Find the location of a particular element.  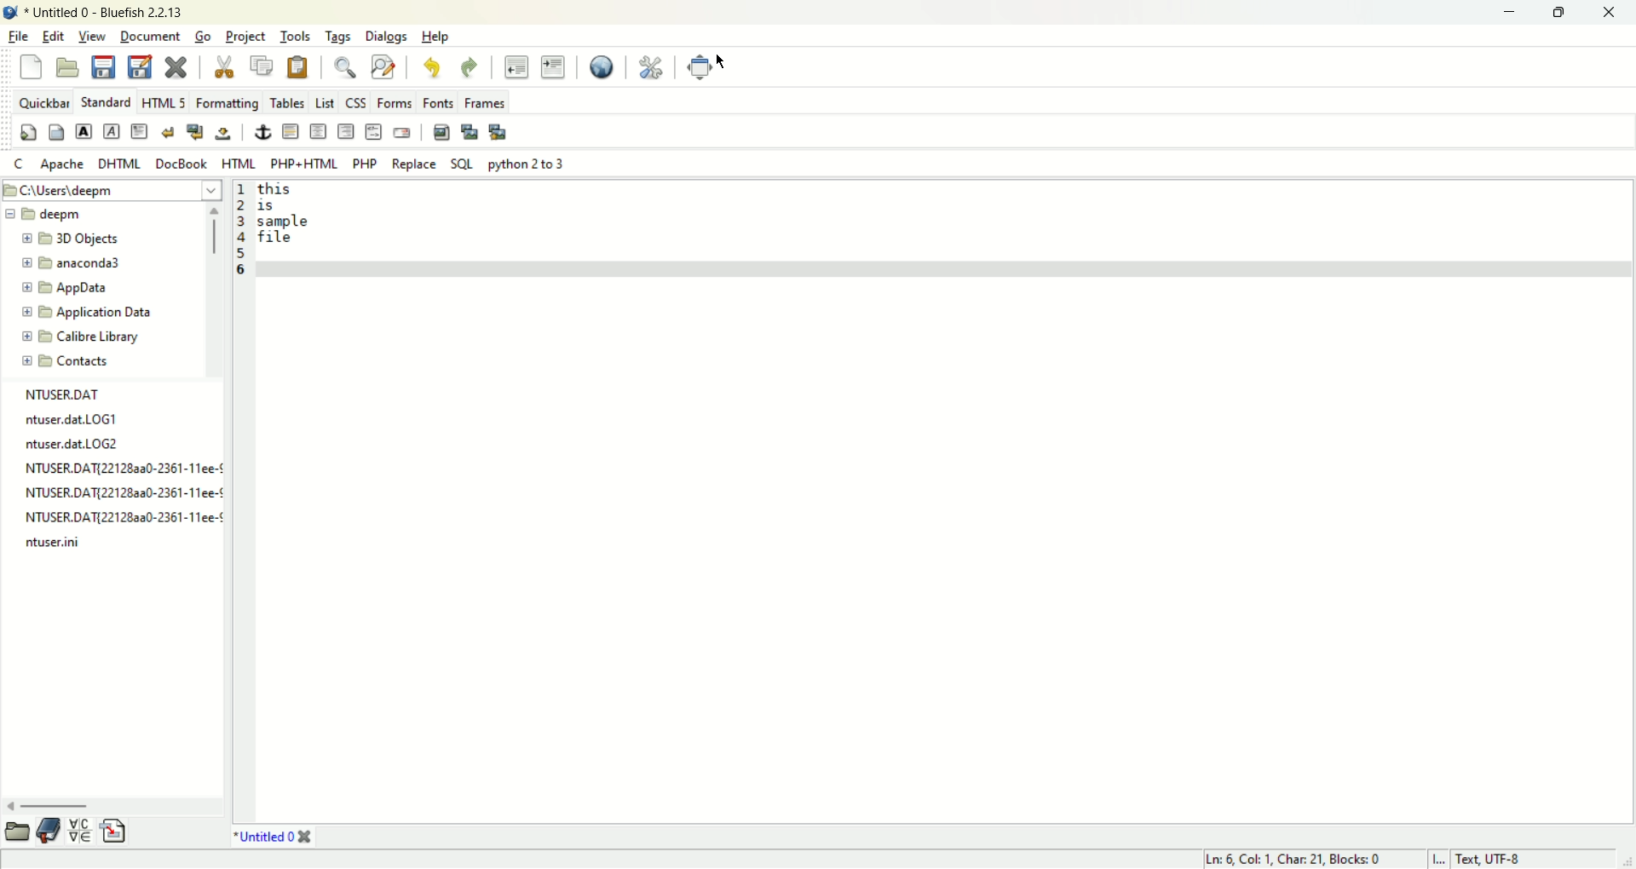

ntuser.ini is located at coordinates (53, 543).